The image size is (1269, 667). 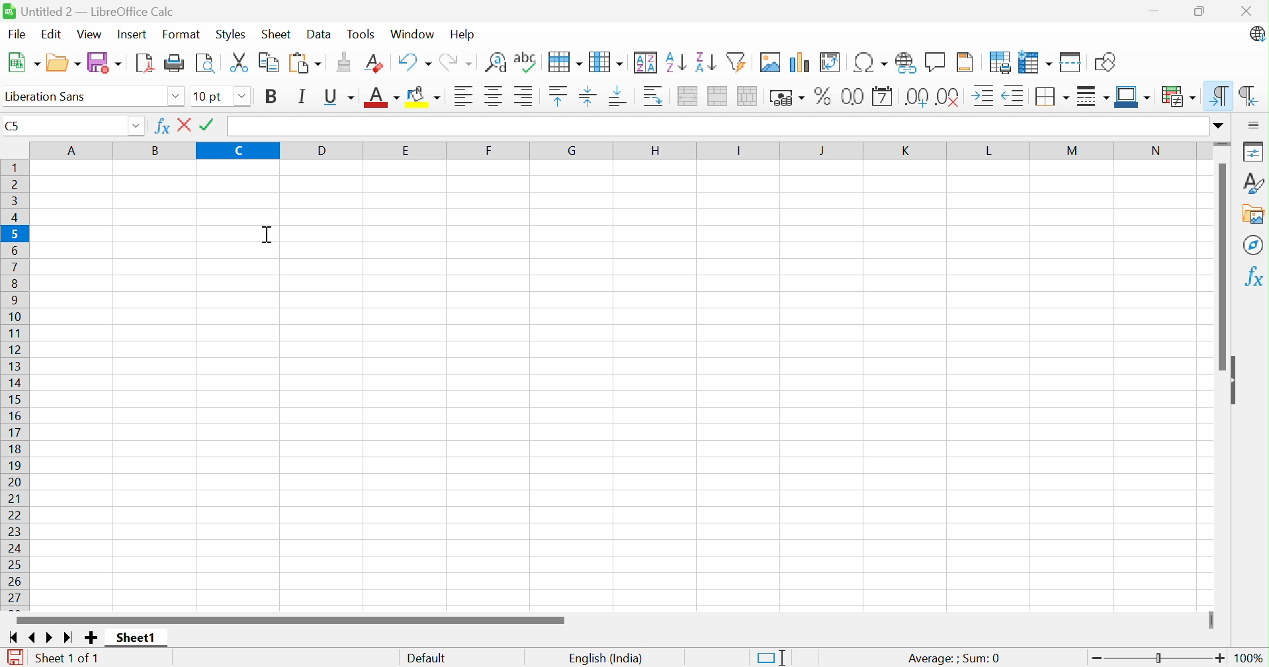 What do you see at coordinates (106, 62) in the screenshot?
I see `Save` at bounding box center [106, 62].